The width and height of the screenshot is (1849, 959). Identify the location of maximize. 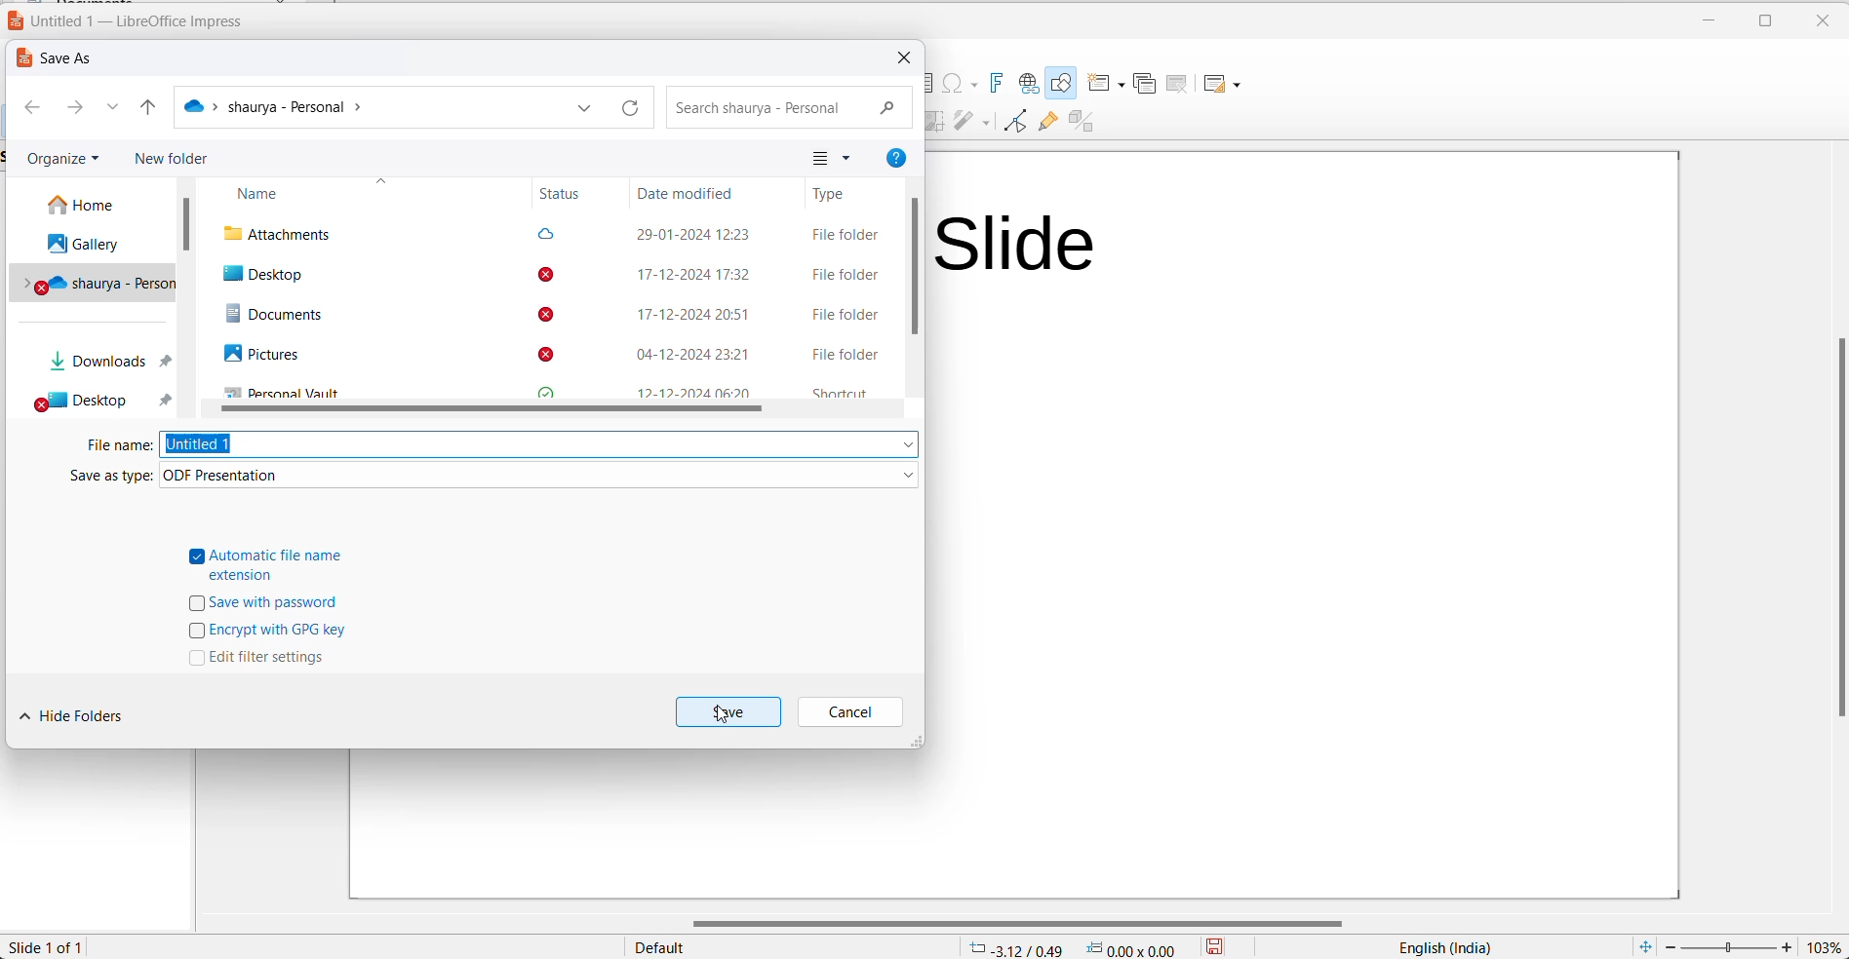
(1757, 24).